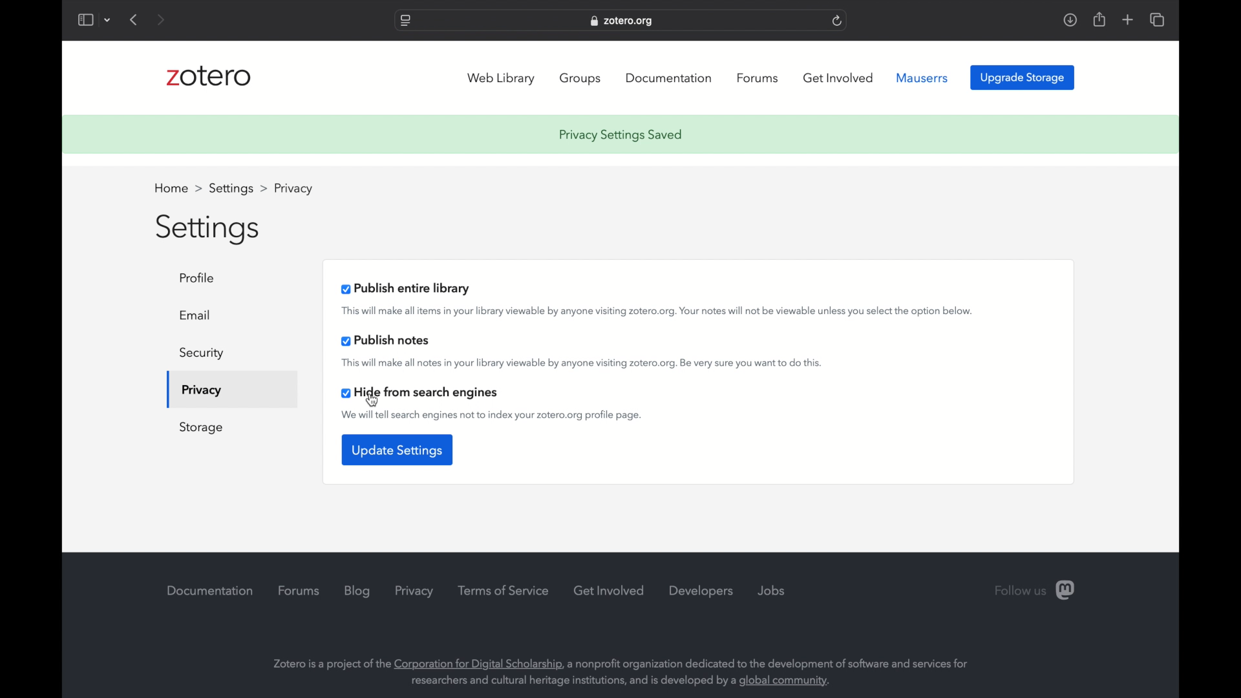  Describe the element at coordinates (624, 135) in the screenshot. I see `privacy settings saved` at that location.